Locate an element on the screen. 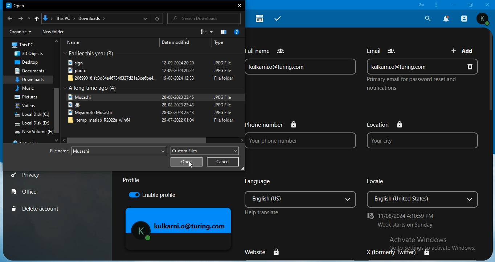 The width and height of the screenshot is (495, 262). ile is located at coordinates (150, 78).